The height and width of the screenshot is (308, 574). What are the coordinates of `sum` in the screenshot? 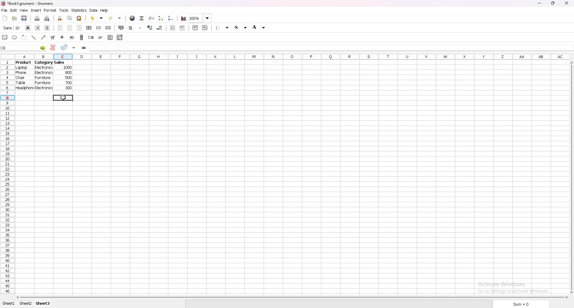 It's located at (520, 304).